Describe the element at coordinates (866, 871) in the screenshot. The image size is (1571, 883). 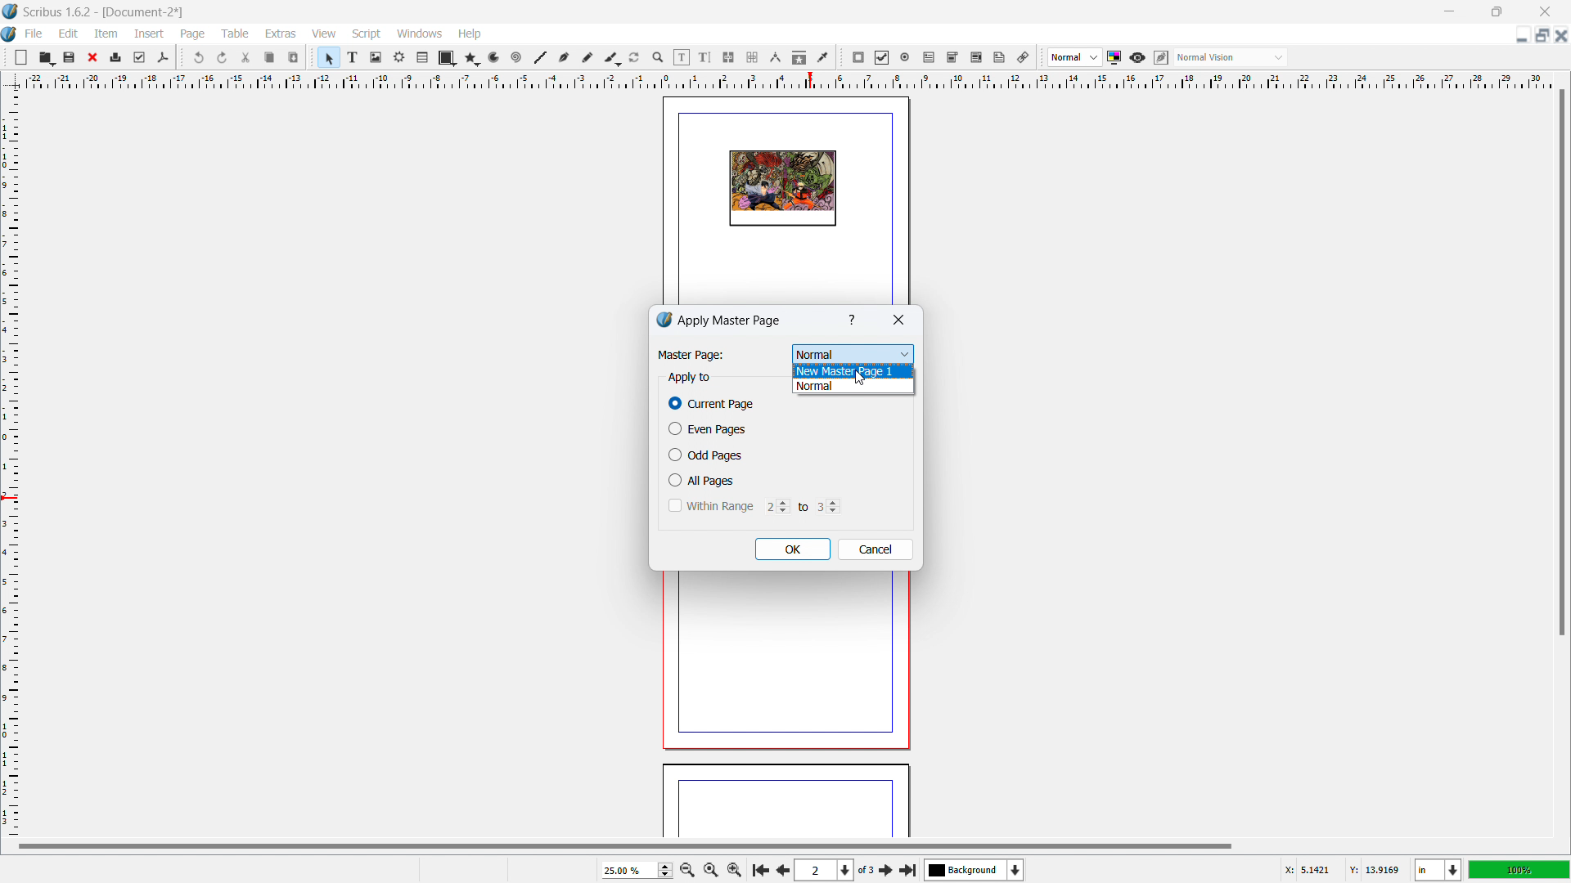
I see `of 3` at that location.